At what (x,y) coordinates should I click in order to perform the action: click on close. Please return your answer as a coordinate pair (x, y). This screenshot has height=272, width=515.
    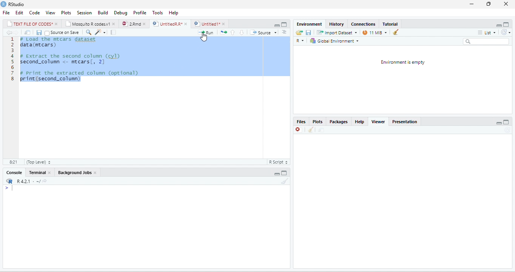
    Looking at the image, I should click on (115, 24).